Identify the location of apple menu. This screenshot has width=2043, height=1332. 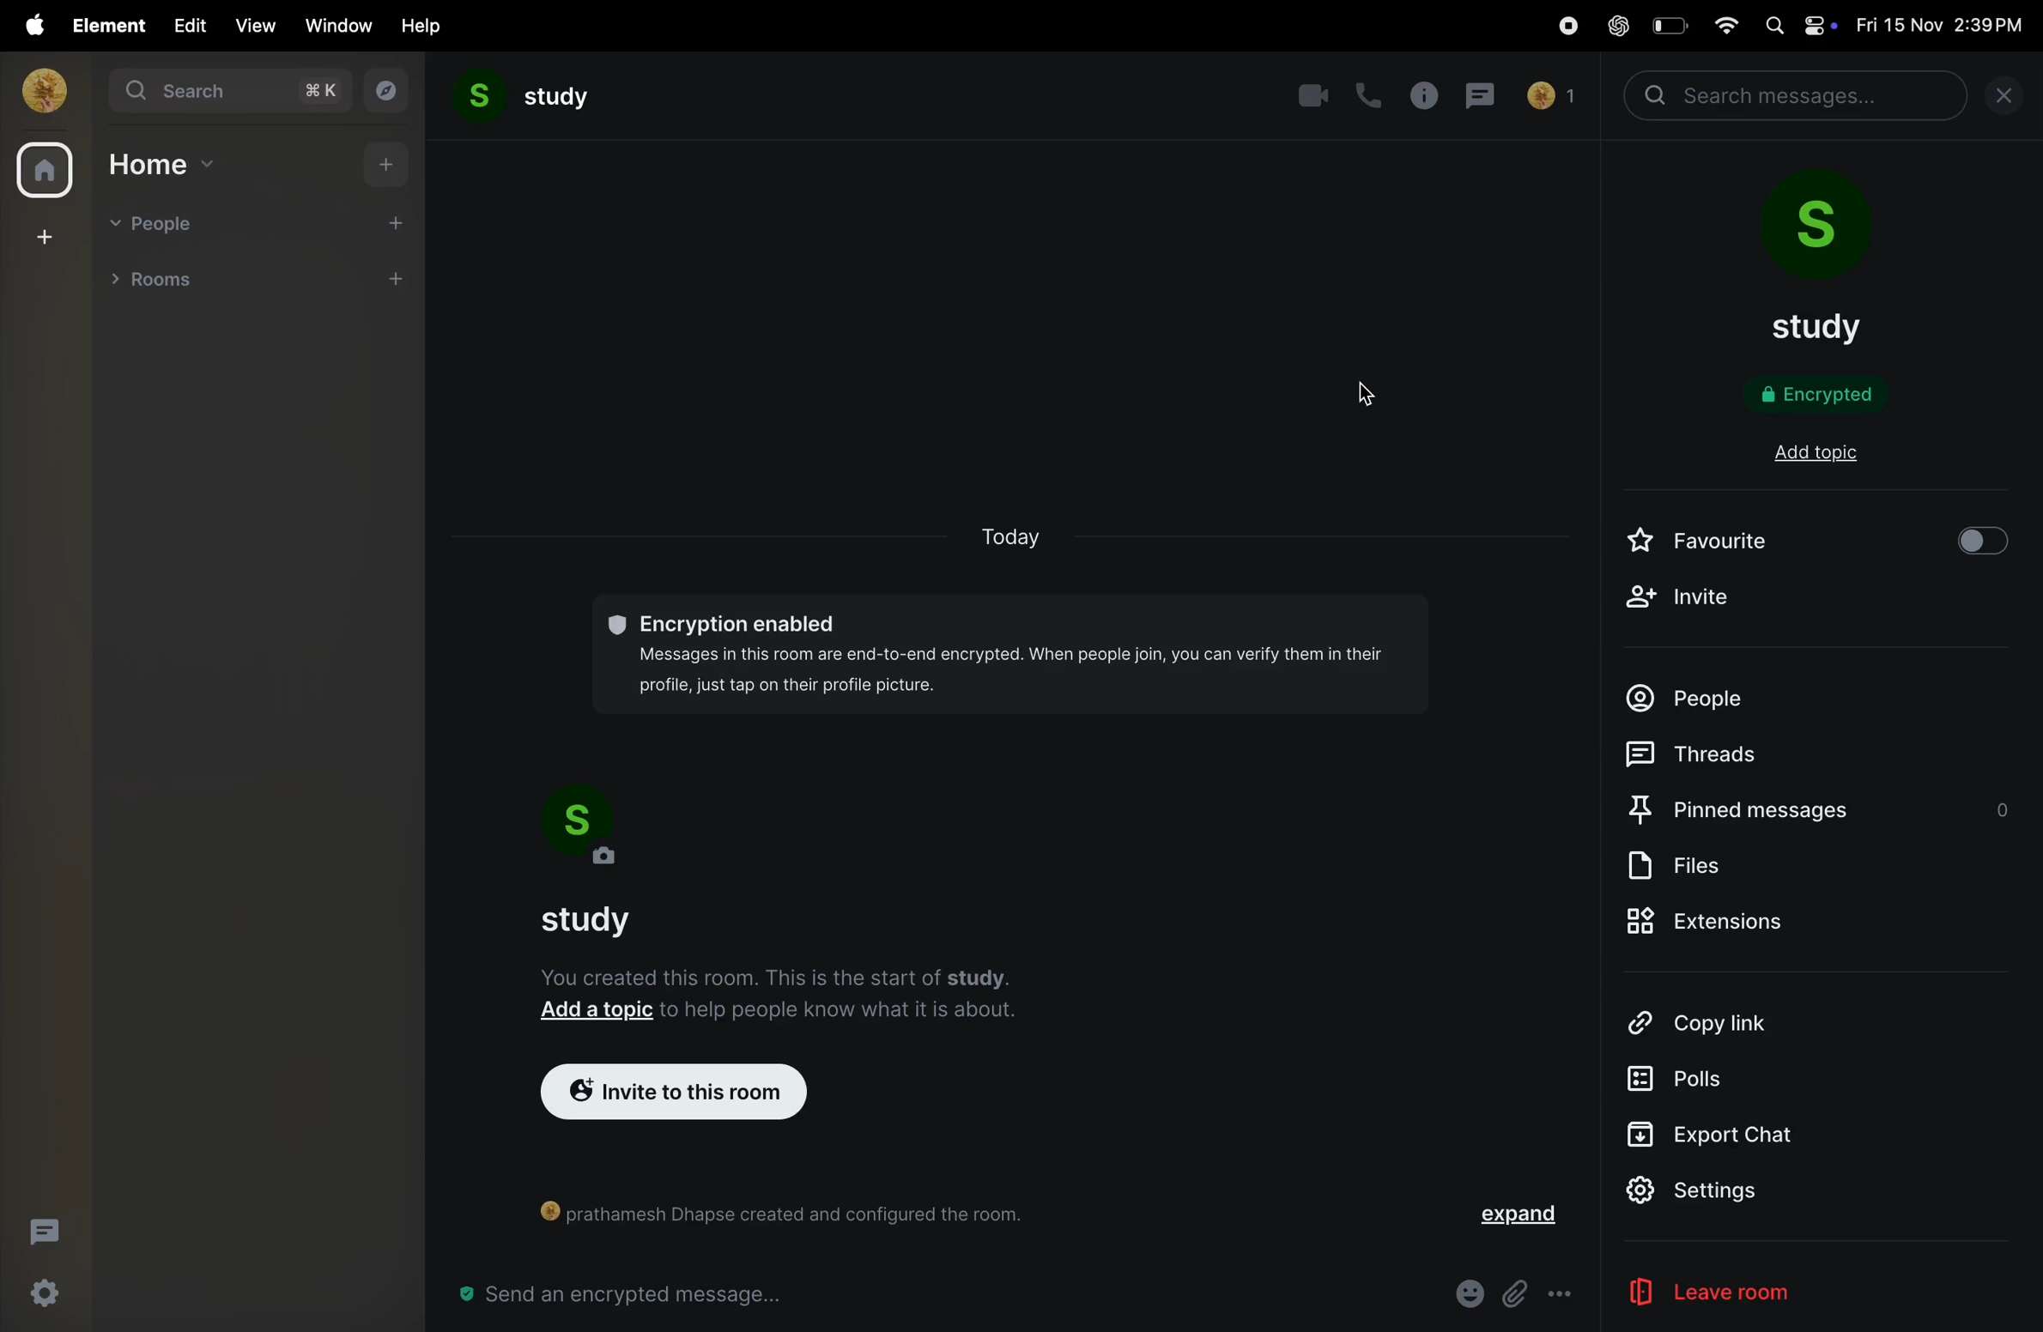
(28, 25).